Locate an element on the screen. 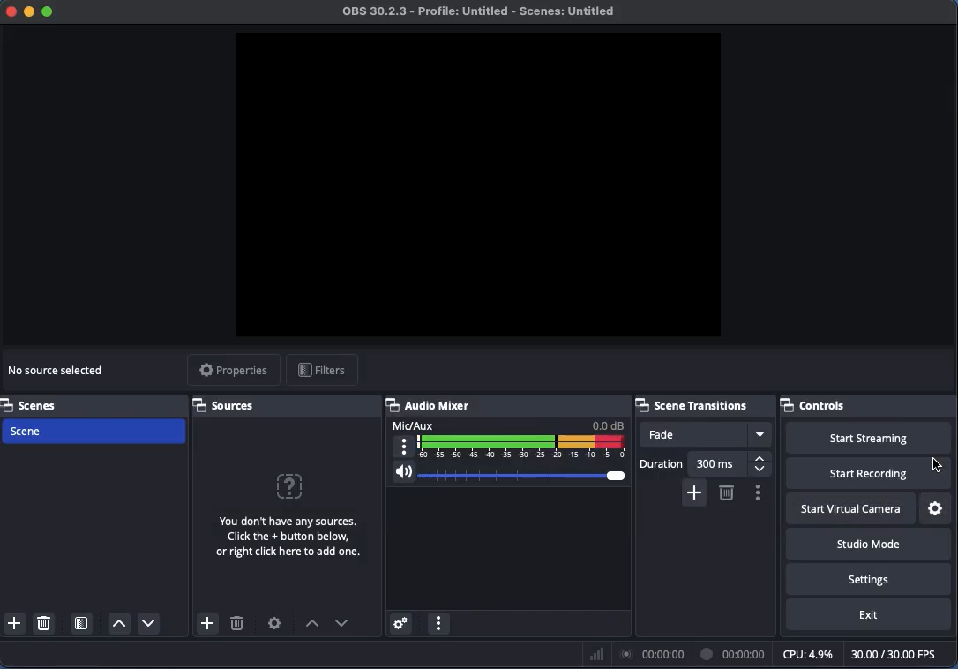 This screenshot has width=958, height=669. Move down is located at coordinates (342, 623).